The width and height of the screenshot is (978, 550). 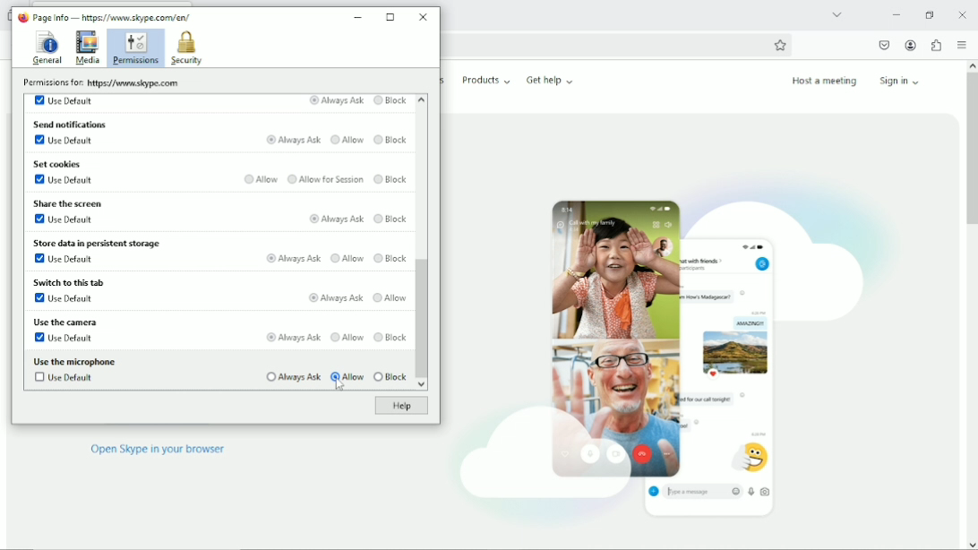 What do you see at coordinates (391, 180) in the screenshot?
I see `Block` at bounding box center [391, 180].